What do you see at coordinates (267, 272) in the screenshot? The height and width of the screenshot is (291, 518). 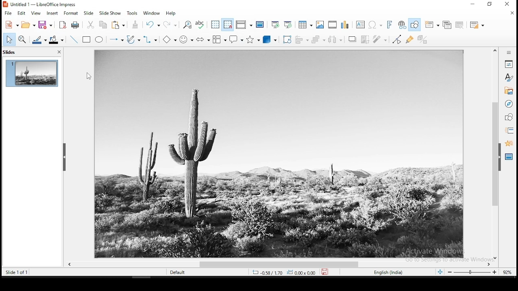 I see `-0.35/-0.26` at bounding box center [267, 272].